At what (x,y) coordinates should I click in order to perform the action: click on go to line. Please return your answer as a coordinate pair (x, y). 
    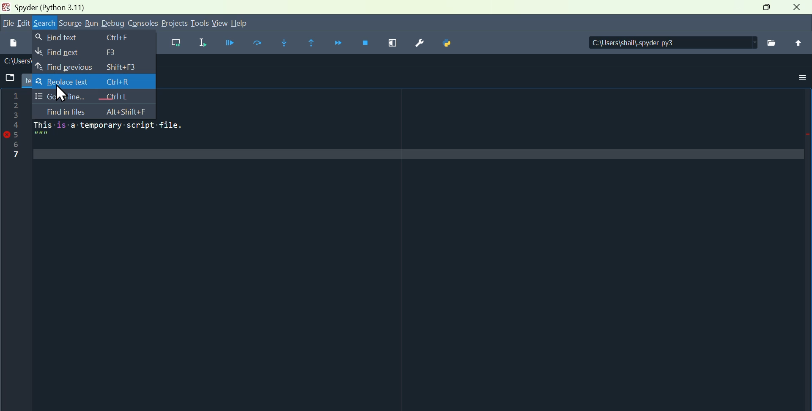
    Looking at the image, I should click on (93, 96).